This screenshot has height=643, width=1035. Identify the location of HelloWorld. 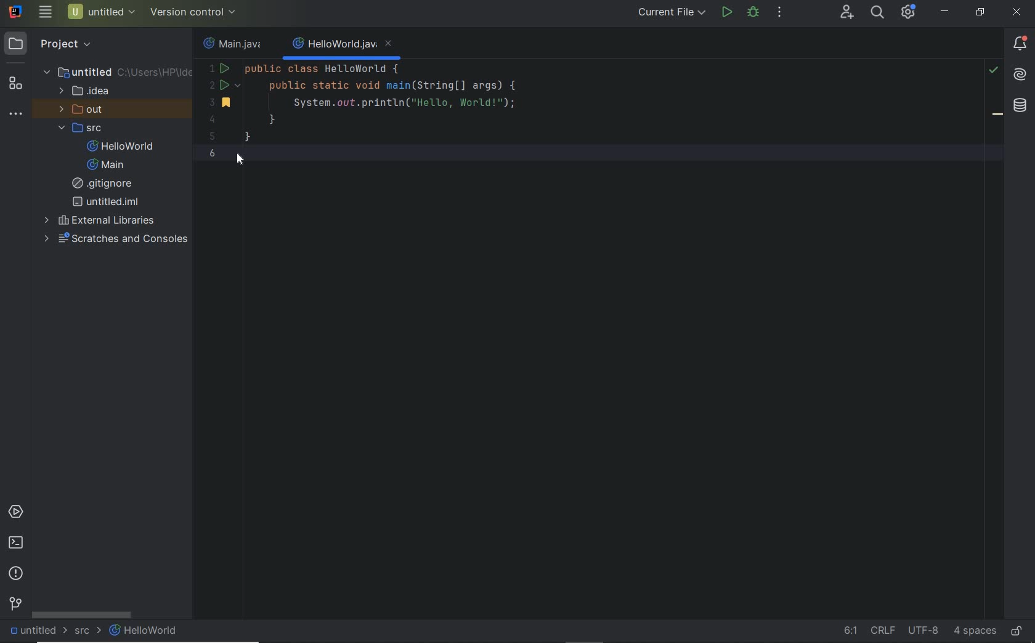
(145, 631).